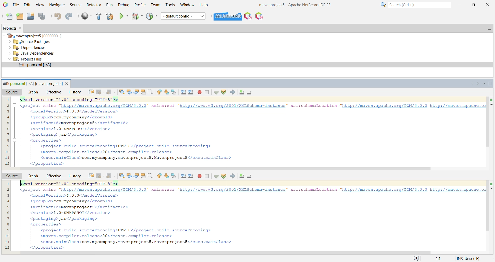 The height and width of the screenshot is (262, 495). What do you see at coordinates (167, 176) in the screenshot?
I see `Next Bookmark` at bounding box center [167, 176].